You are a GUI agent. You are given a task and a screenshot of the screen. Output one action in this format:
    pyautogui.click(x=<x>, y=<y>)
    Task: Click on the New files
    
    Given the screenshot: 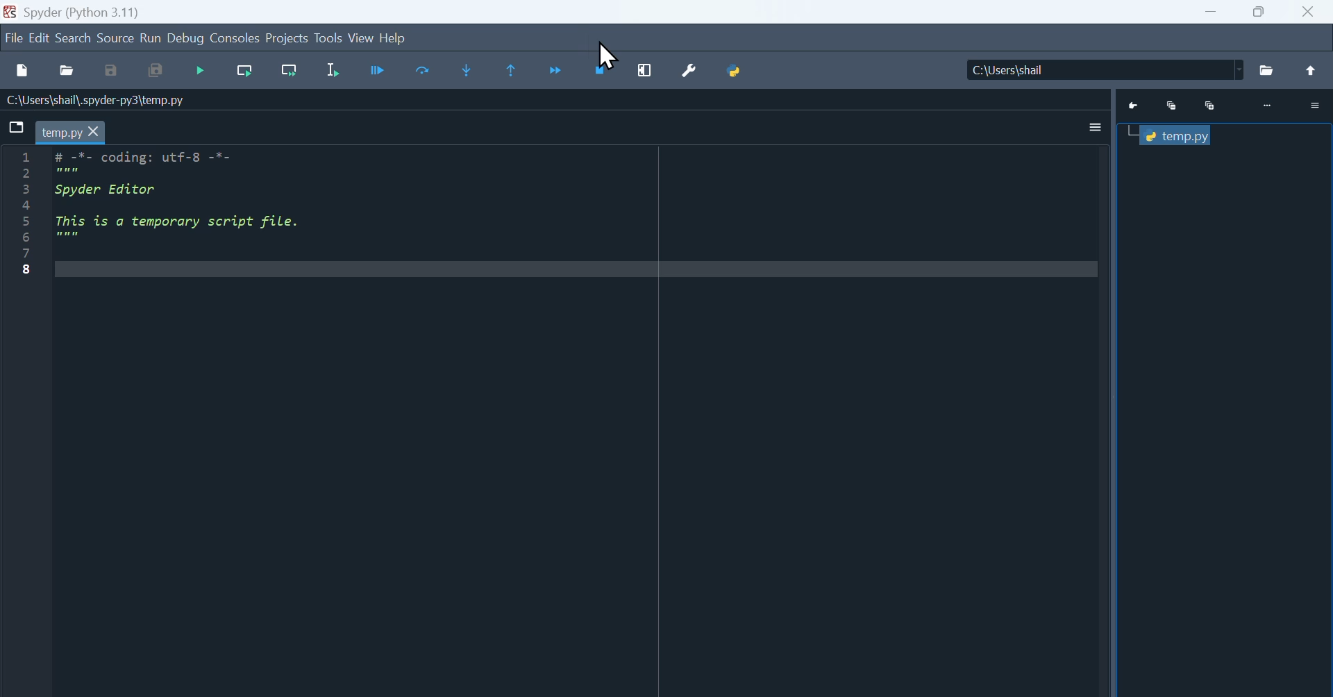 What is the action you would take?
    pyautogui.click(x=22, y=71)
    